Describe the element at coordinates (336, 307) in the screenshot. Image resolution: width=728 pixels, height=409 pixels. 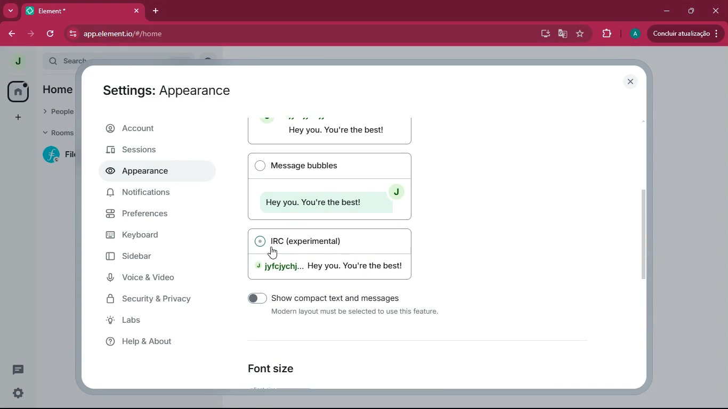
I see `show compact` at that location.